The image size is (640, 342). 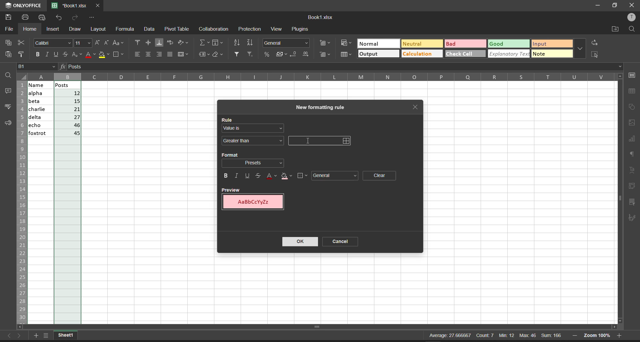 What do you see at coordinates (63, 66) in the screenshot?
I see `formula` at bounding box center [63, 66].